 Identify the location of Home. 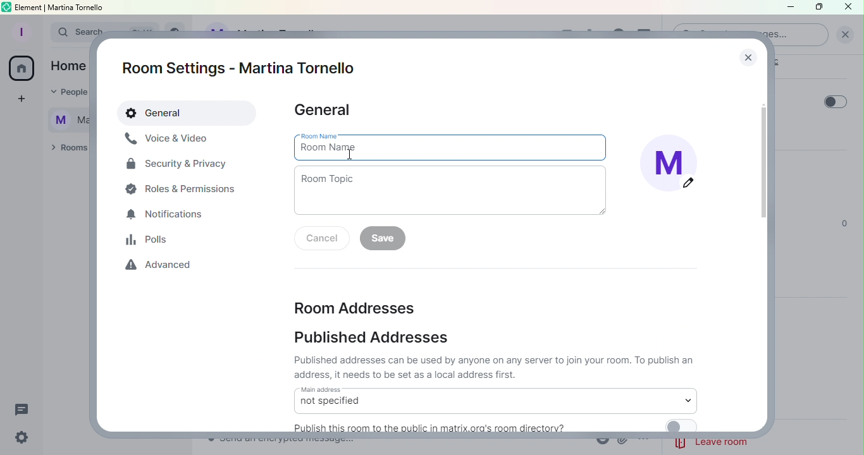
(22, 70).